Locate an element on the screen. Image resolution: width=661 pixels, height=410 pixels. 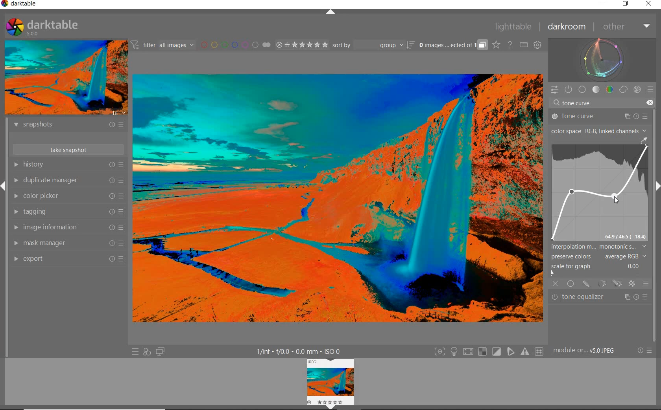
DISPLAY A SECOND DARKROOM IMAGE WINDOW is located at coordinates (161, 351).